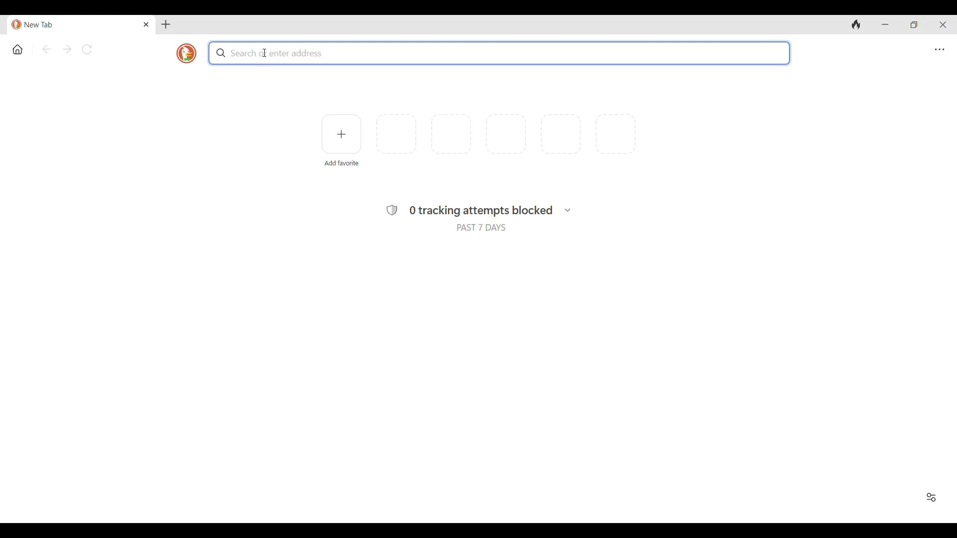 This screenshot has height=538, width=957. Describe the element at coordinates (885, 24) in the screenshot. I see `Minimize` at that location.